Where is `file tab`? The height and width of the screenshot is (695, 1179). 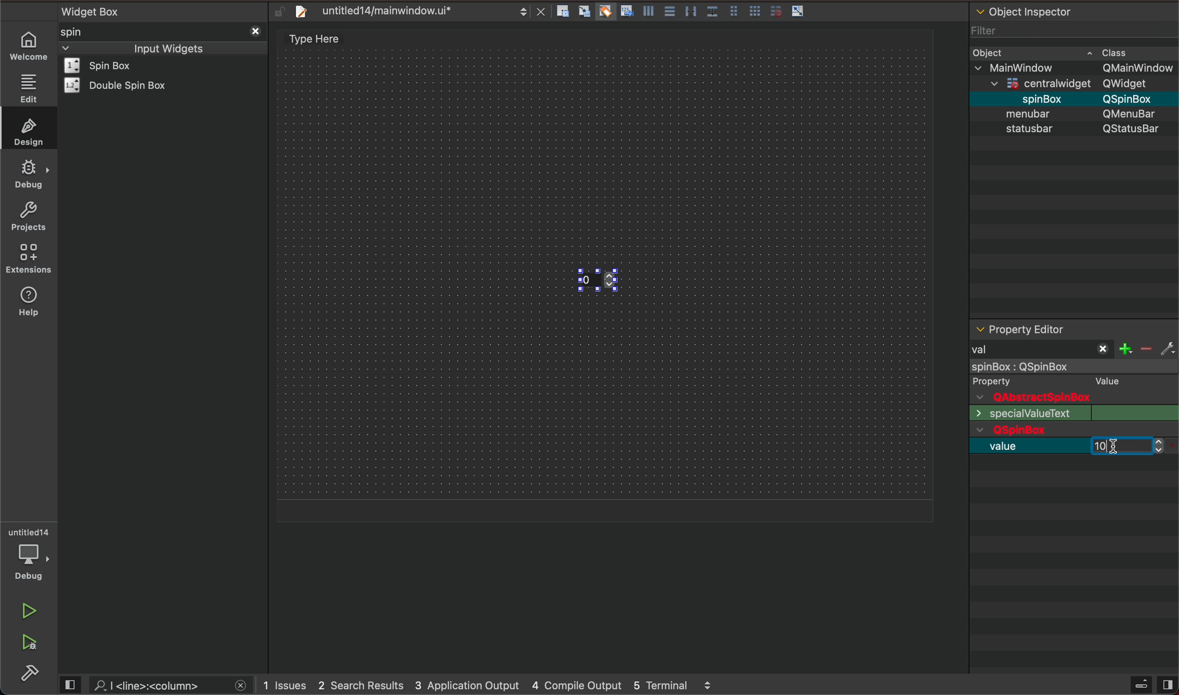
file tab is located at coordinates (409, 11).